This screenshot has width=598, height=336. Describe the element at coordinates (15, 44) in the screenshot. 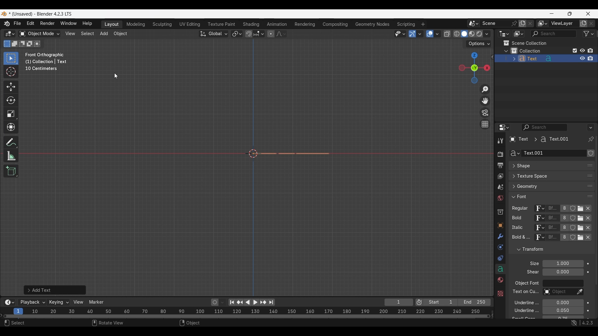

I see `Extend existing selection` at that location.